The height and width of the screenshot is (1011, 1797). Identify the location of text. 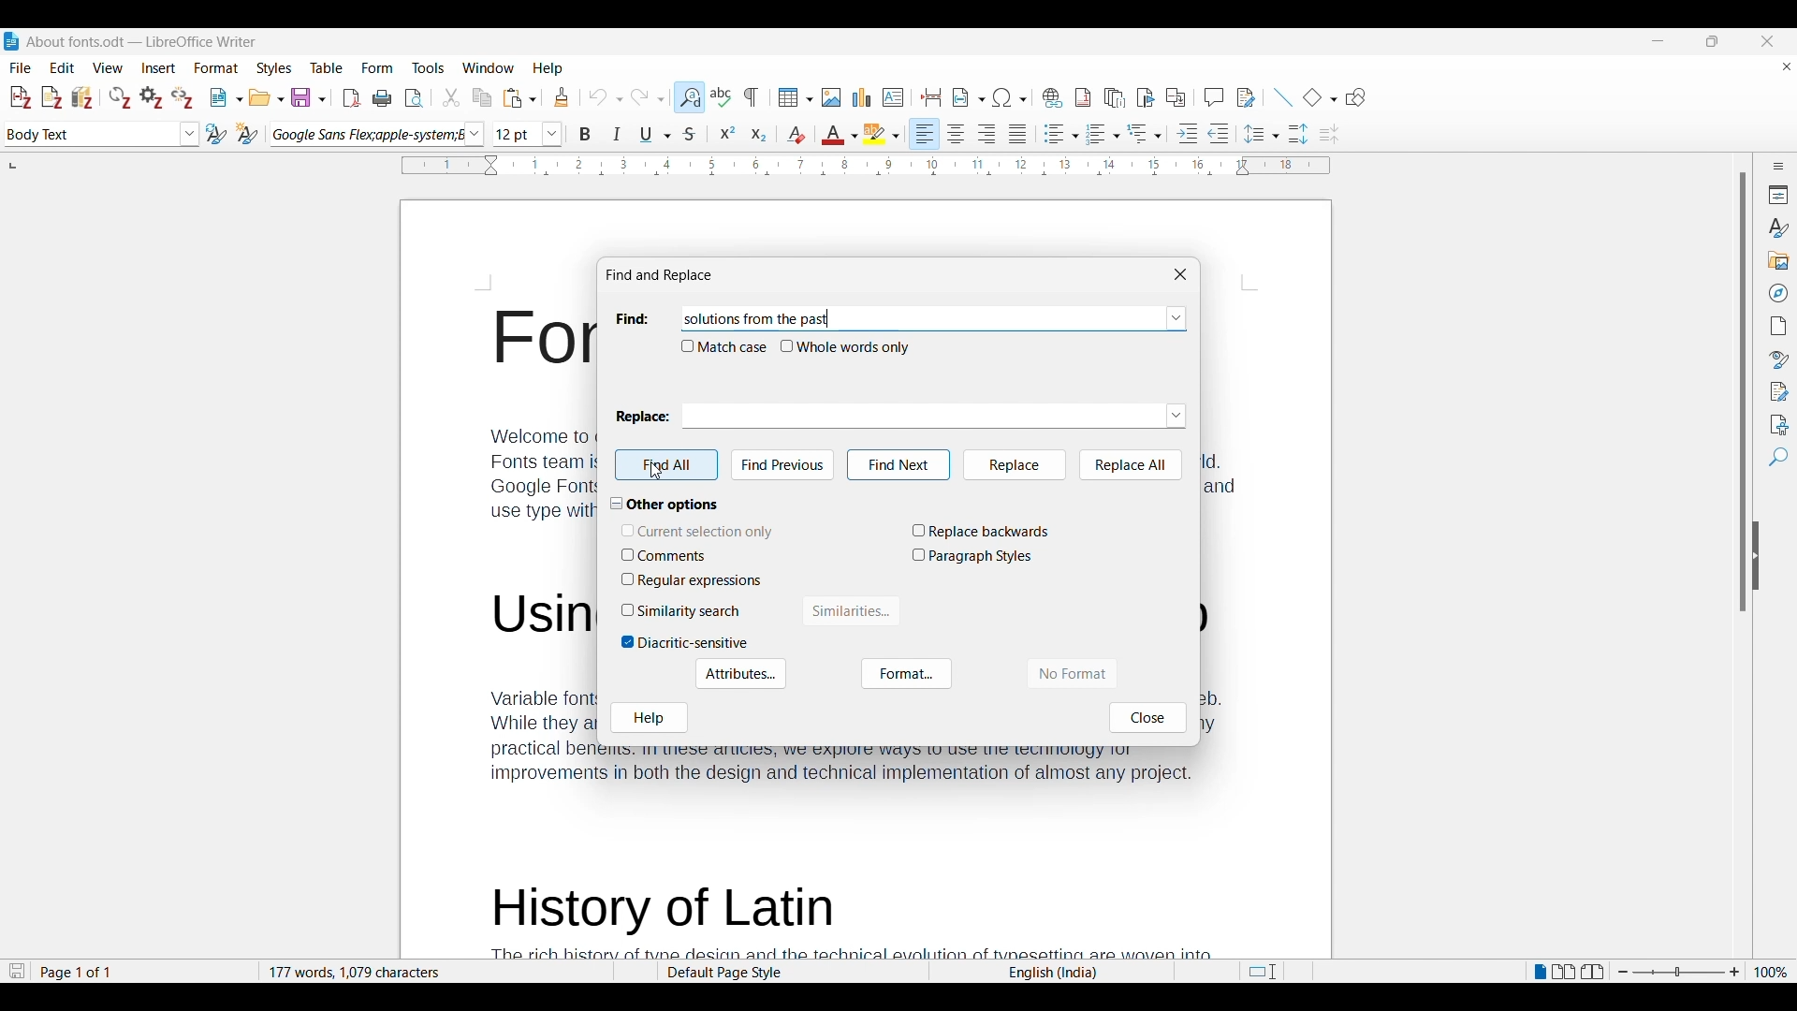
(537, 546).